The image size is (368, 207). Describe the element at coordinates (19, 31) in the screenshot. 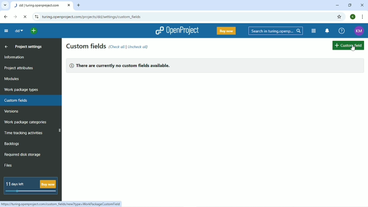

I see `dd` at that location.